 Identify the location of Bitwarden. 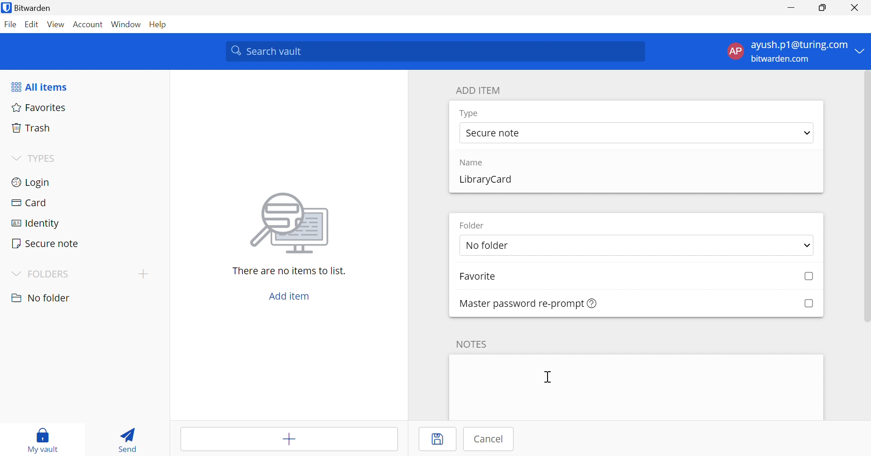
(29, 7).